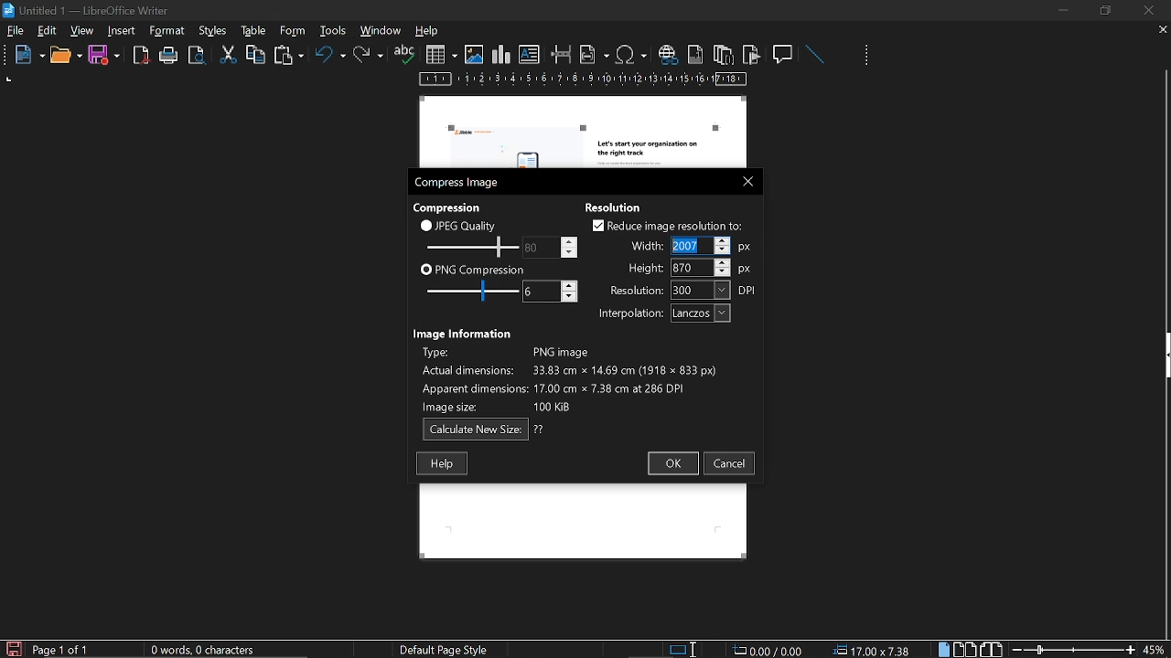 The height and width of the screenshot is (658, 1171). Describe the element at coordinates (693, 54) in the screenshot. I see `insert footnote` at that location.